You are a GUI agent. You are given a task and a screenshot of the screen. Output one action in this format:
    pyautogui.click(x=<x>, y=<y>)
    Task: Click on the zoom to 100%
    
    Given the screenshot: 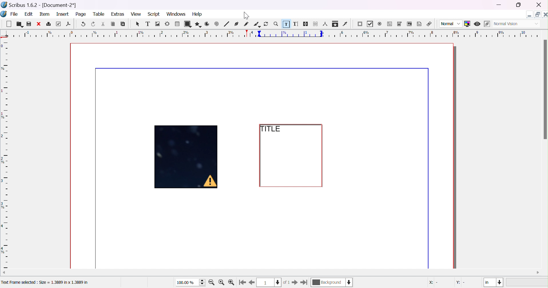 What is the action you would take?
    pyautogui.click(x=222, y=283)
    